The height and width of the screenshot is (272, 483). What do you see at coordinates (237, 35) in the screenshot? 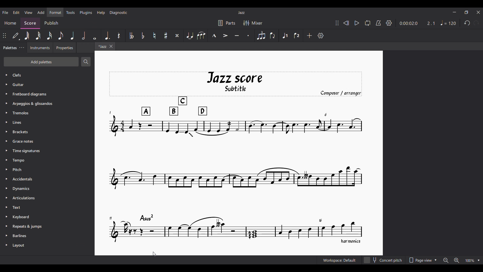
I see `Tenuto` at bounding box center [237, 35].